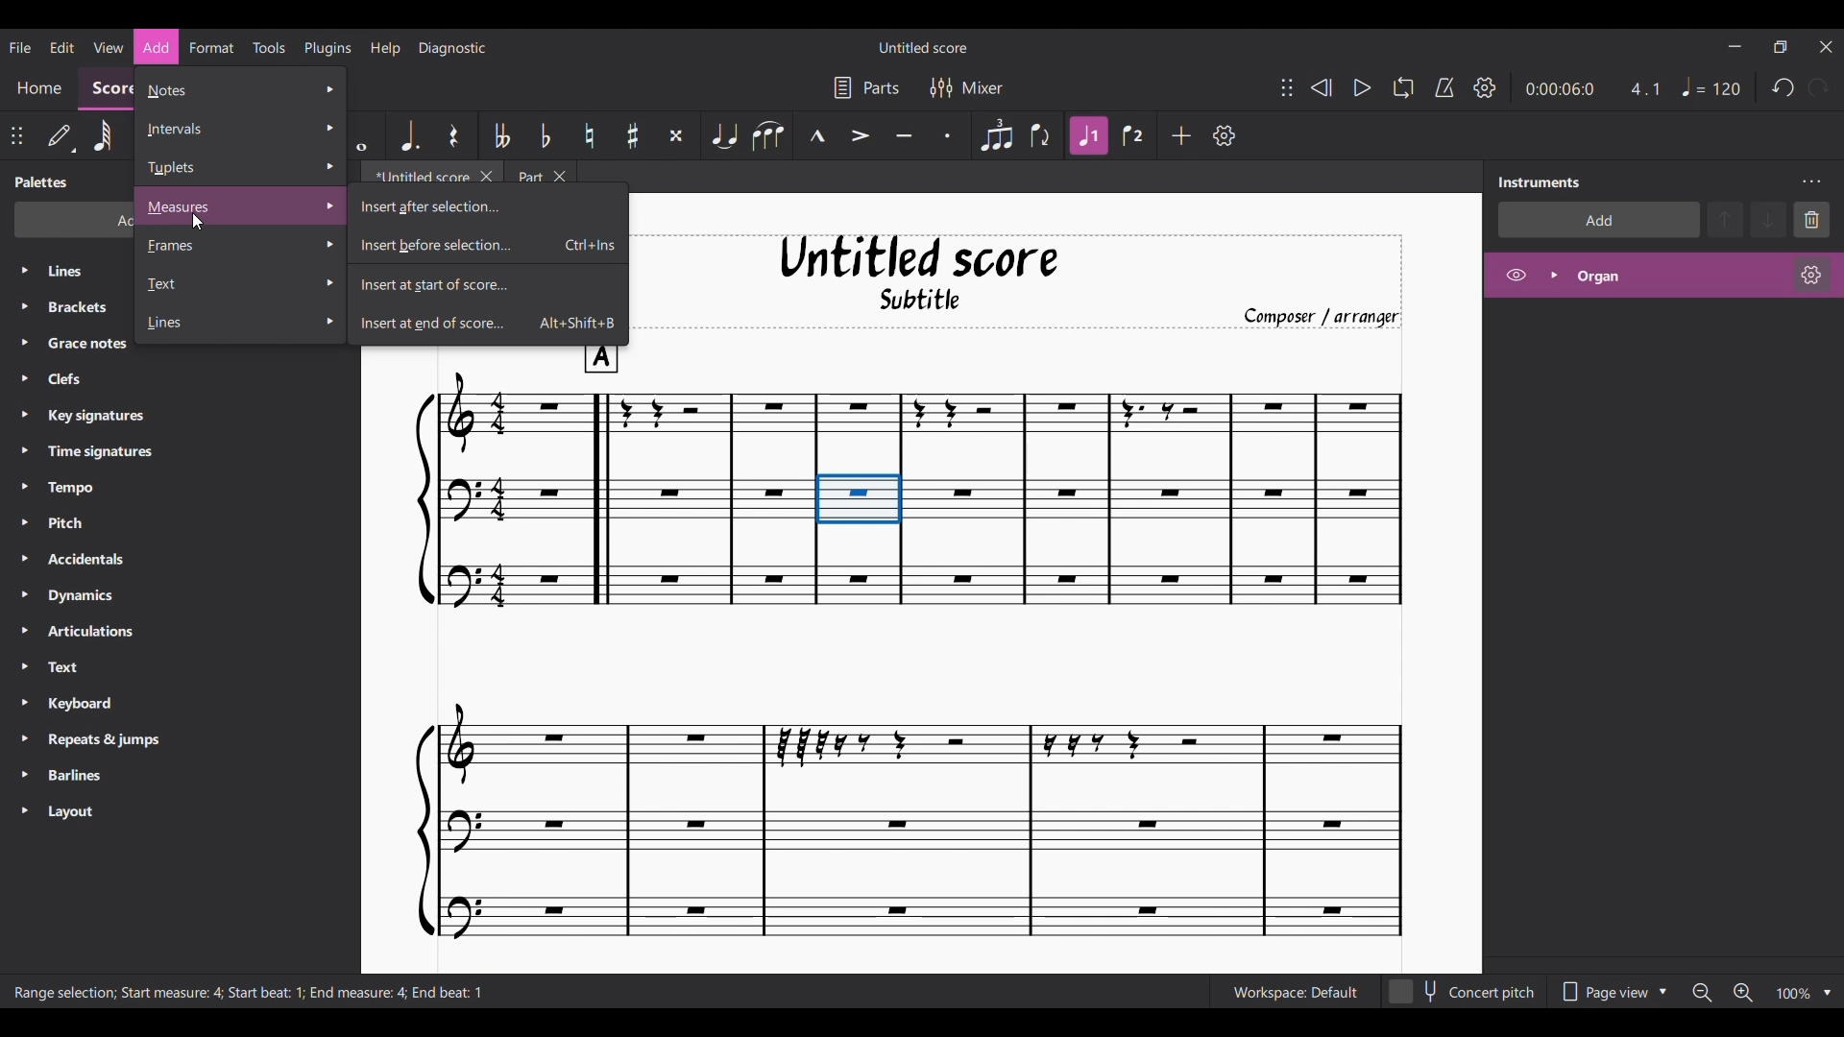 Image resolution: width=1844 pixels, height=1037 pixels. I want to click on Plugins menu, so click(328, 47).